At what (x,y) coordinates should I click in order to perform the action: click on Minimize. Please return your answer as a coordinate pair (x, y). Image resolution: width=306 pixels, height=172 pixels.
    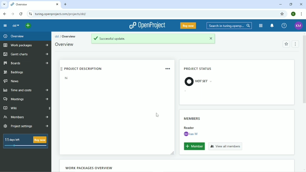
    Looking at the image, I should click on (280, 5).